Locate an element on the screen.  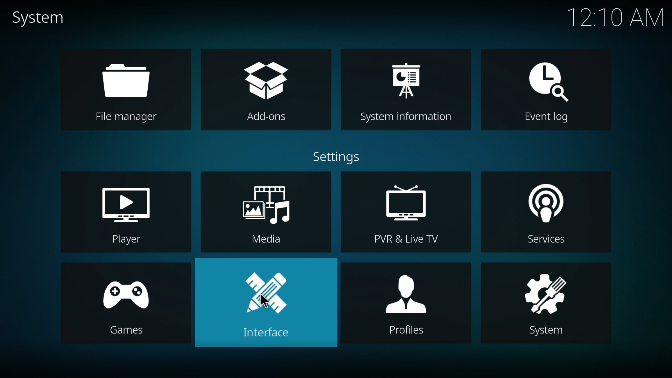
games is located at coordinates (120, 303).